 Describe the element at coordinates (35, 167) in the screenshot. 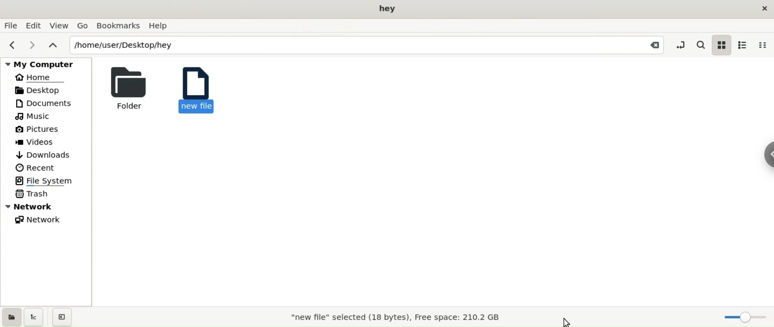

I see `Recent` at that location.